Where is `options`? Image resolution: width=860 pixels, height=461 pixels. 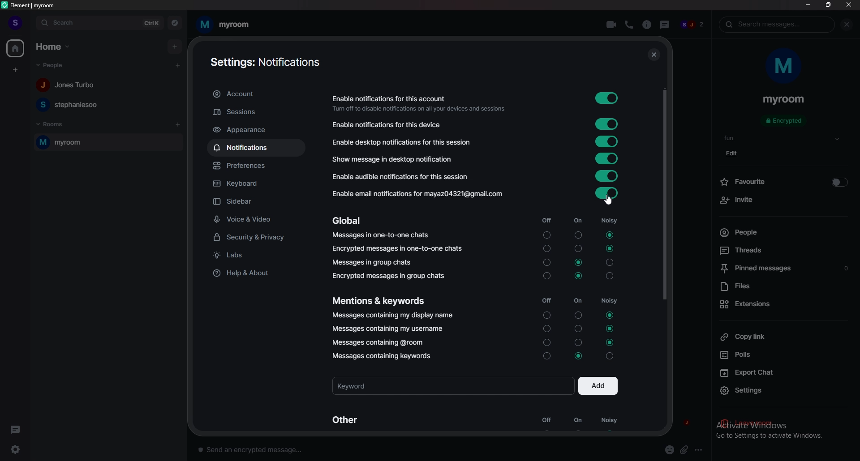 options is located at coordinates (700, 449).